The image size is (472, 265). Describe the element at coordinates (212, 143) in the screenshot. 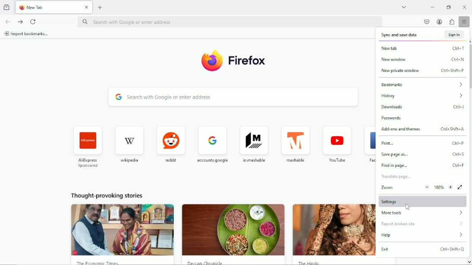

I see `accounts goggle` at that location.